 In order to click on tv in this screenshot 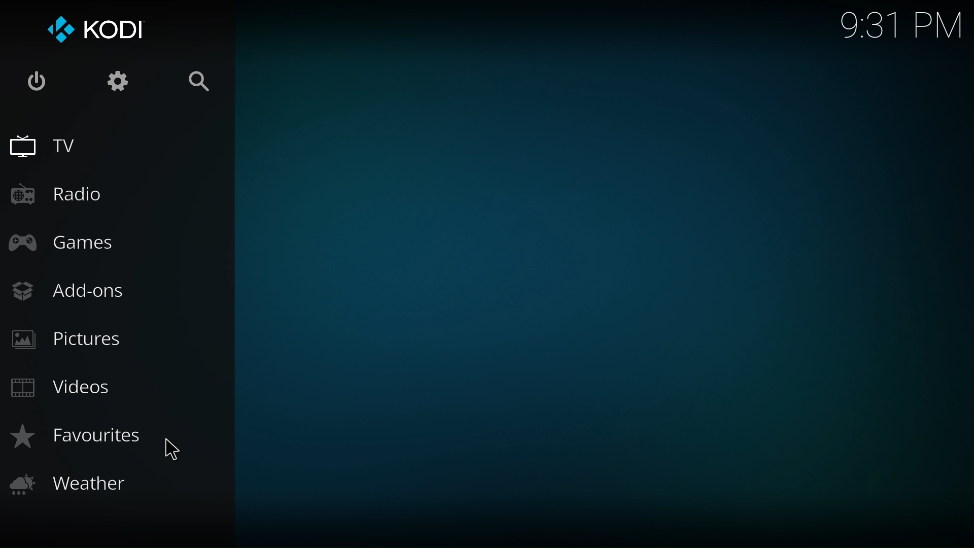, I will do `click(48, 150)`.